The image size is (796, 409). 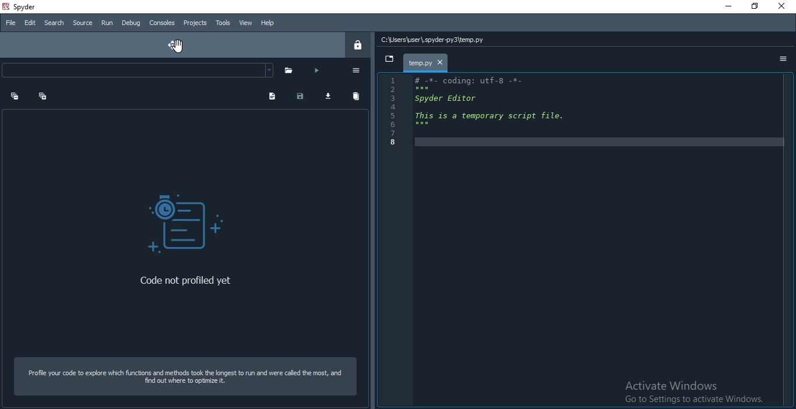 I want to click on save, so click(x=303, y=97).